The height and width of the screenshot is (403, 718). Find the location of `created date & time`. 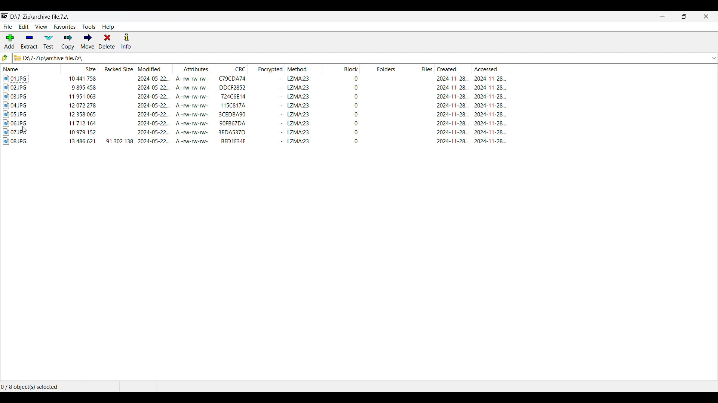

created date & time is located at coordinates (452, 114).